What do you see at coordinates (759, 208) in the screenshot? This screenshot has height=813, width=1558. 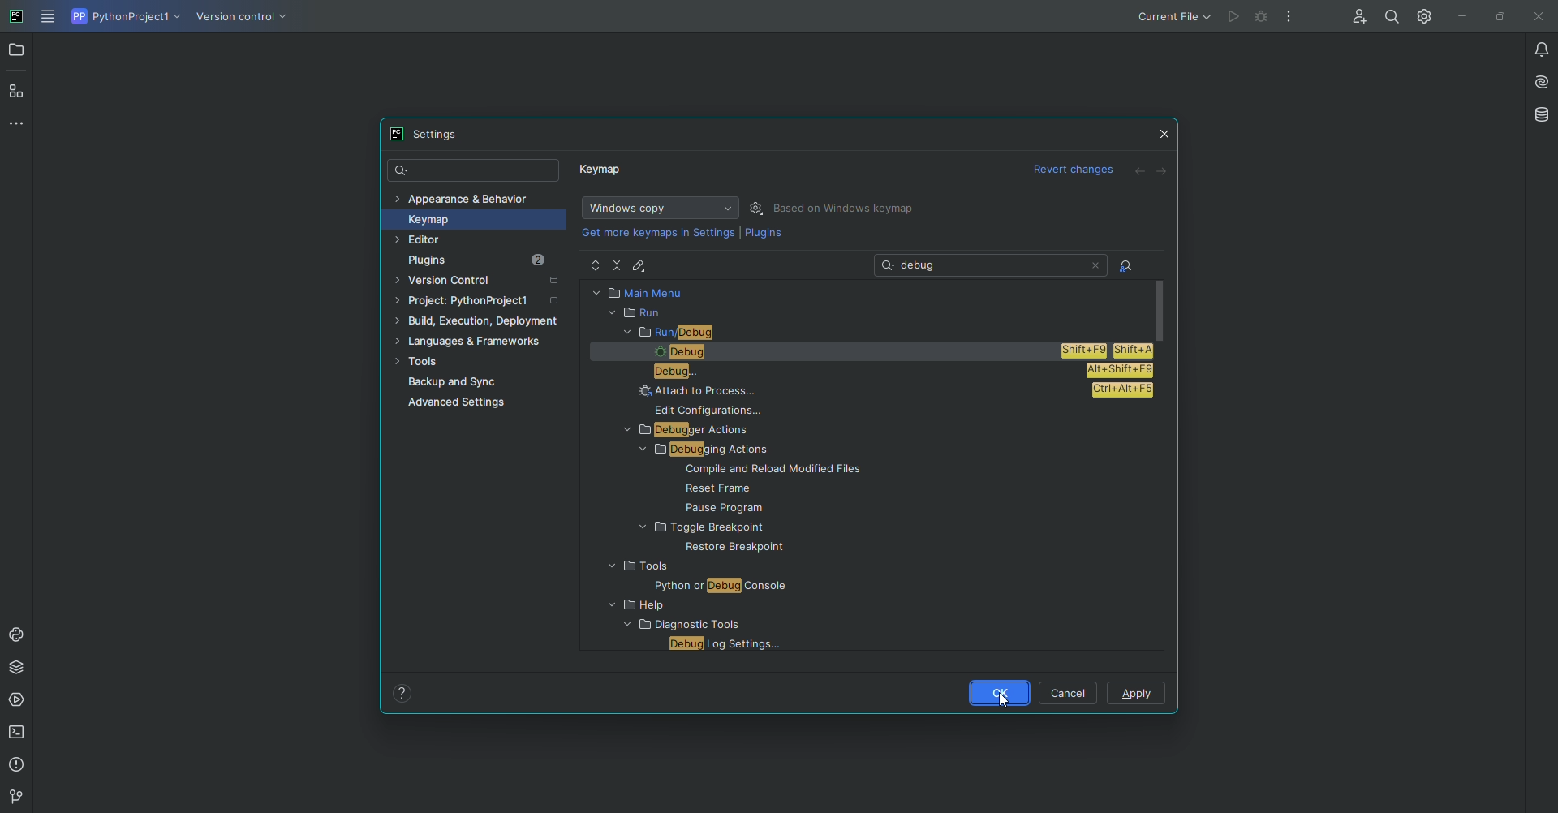 I see `Settings` at bounding box center [759, 208].